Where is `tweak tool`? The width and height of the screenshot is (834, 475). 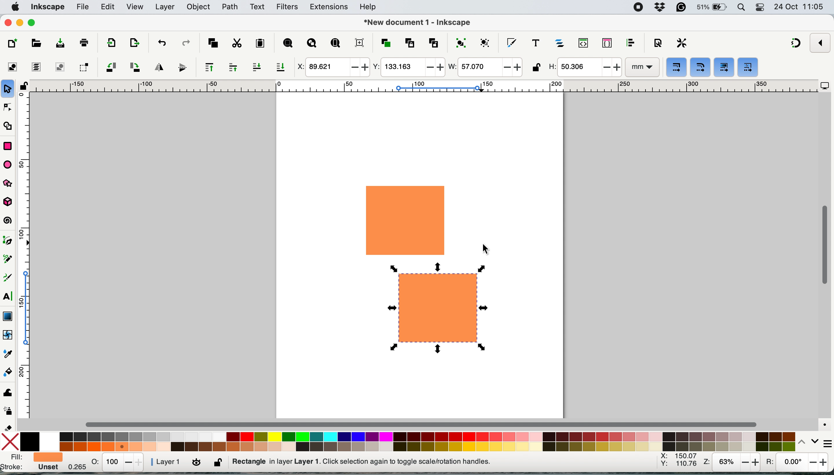 tweak tool is located at coordinates (8, 391).